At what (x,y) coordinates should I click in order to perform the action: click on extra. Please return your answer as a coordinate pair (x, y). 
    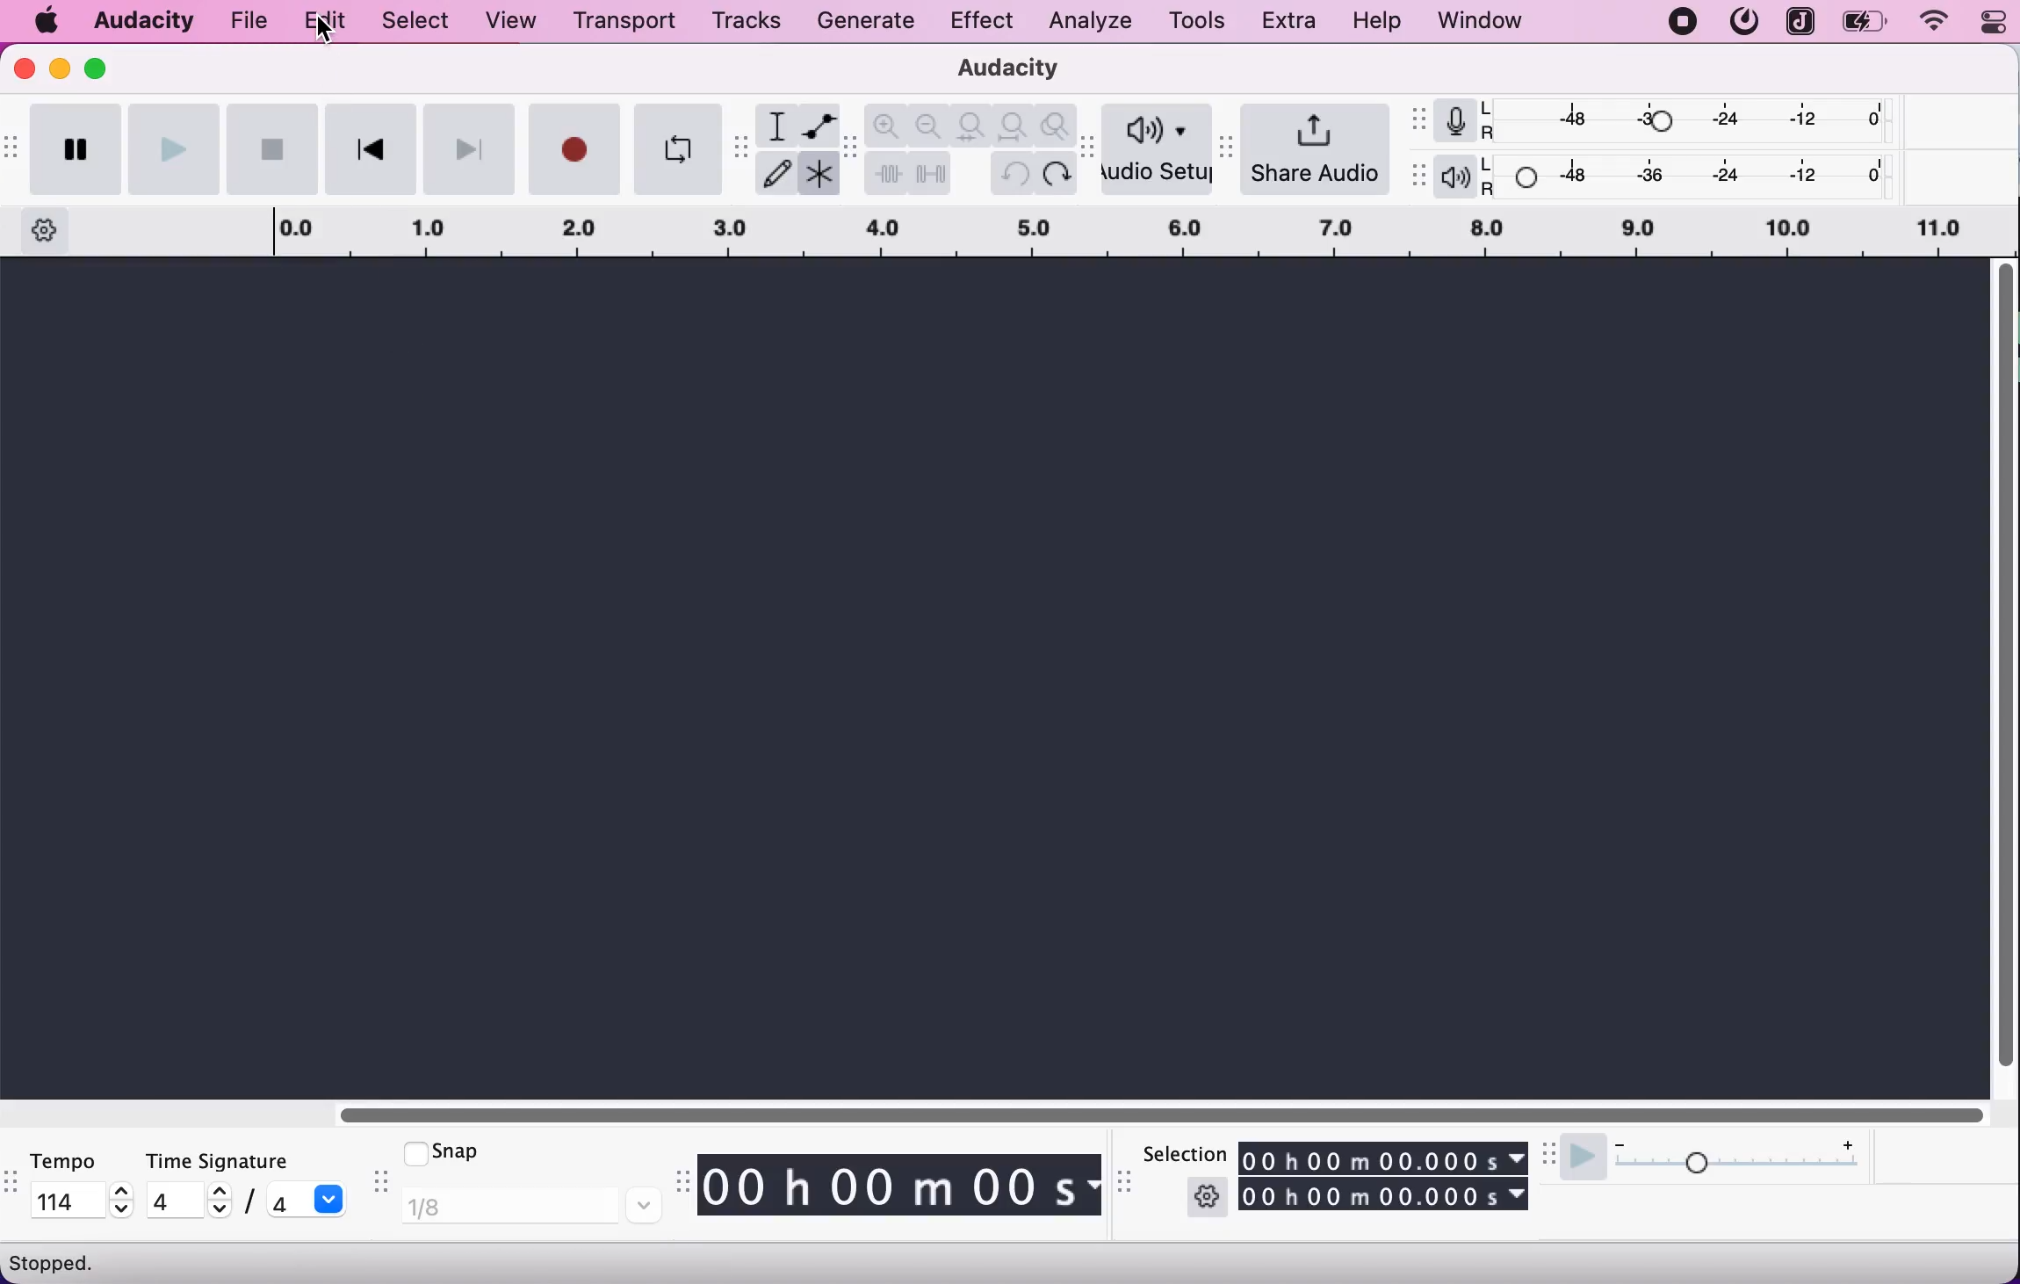
    Looking at the image, I should click on (1292, 22).